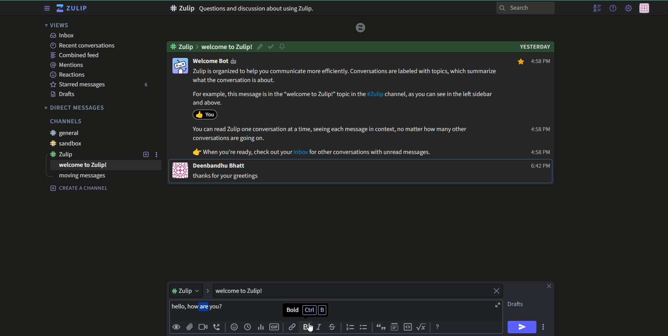 Image resolution: width=668 pixels, height=336 pixels. Describe the element at coordinates (184, 47) in the screenshot. I see `#zulip` at that location.